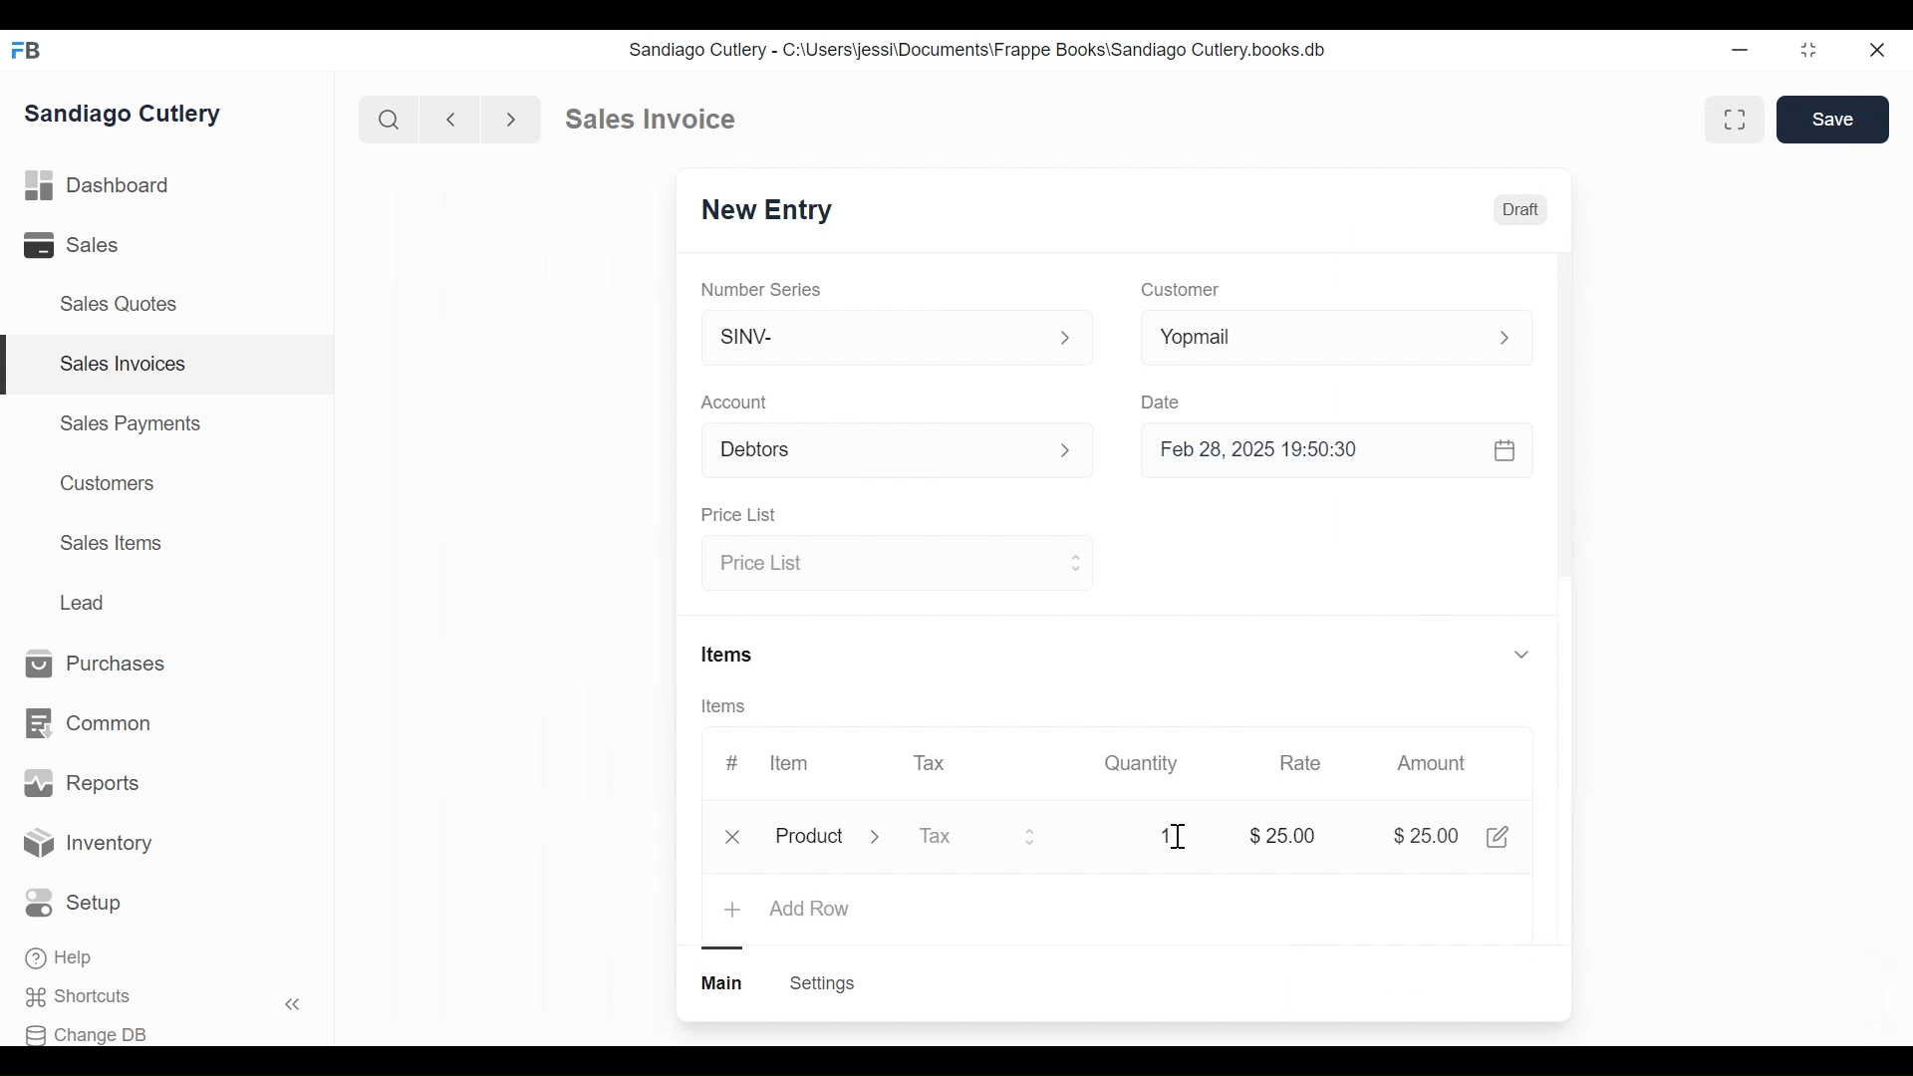 The height and width of the screenshot is (1076, 1913). What do you see at coordinates (87, 1035) in the screenshot?
I see `Change DB` at bounding box center [87, 1035].